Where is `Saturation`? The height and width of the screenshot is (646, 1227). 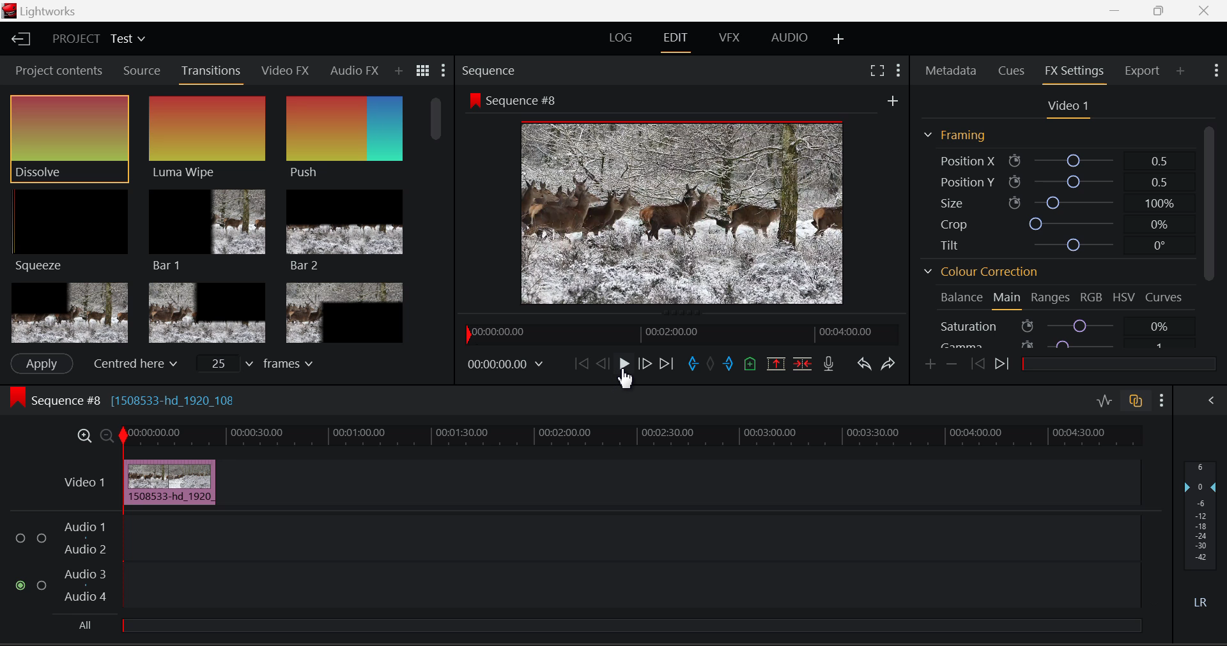
Saturation is located at coordinates (1054, 326).